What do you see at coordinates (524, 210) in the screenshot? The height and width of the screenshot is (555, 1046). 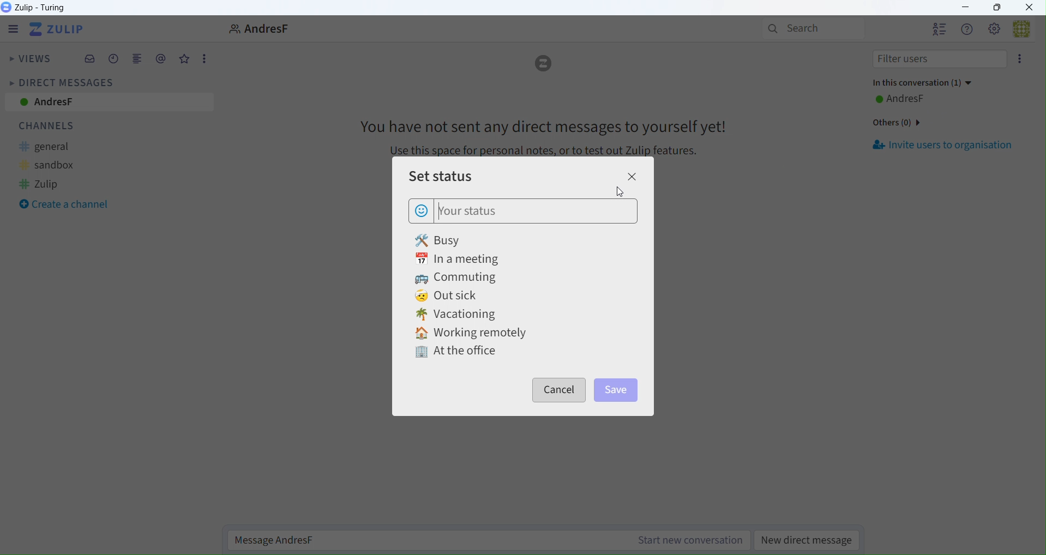 I see `Your status` at bounding box center [524, 210].